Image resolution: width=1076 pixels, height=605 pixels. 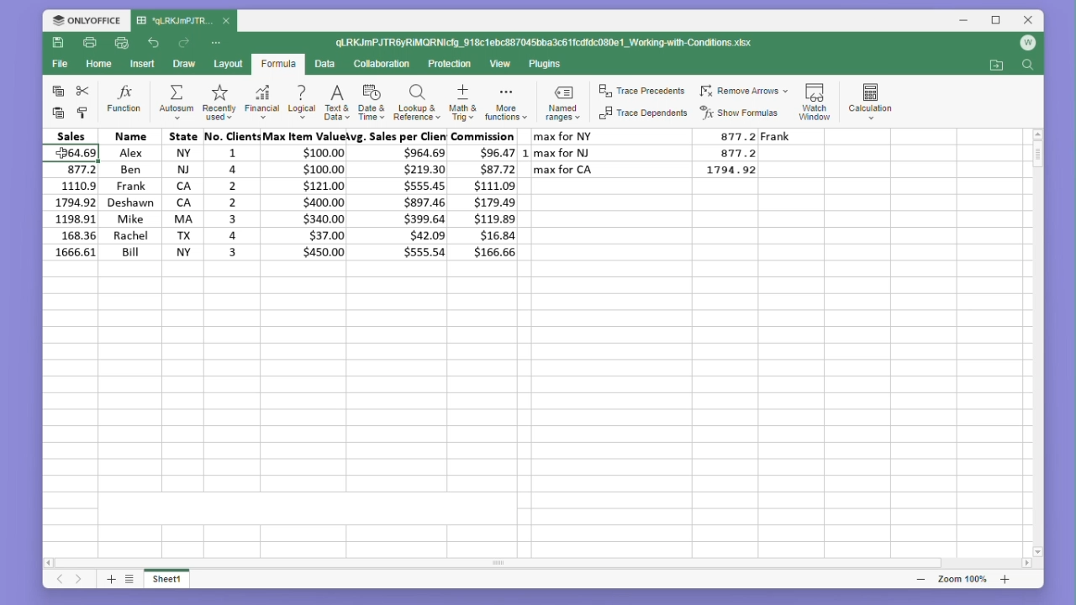 What do you see at coordinates (741, 113) in the screenshot?
I see `Show formulas` at bounding box center [741, 113].